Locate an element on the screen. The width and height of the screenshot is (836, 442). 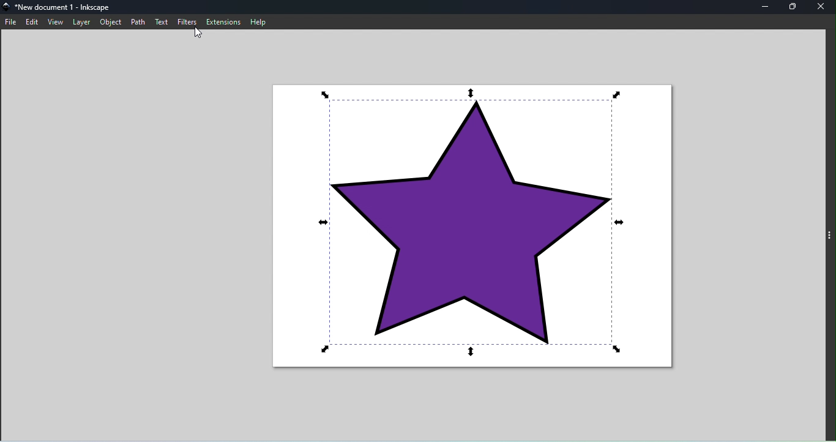
path is located at coordinates (138, 22).